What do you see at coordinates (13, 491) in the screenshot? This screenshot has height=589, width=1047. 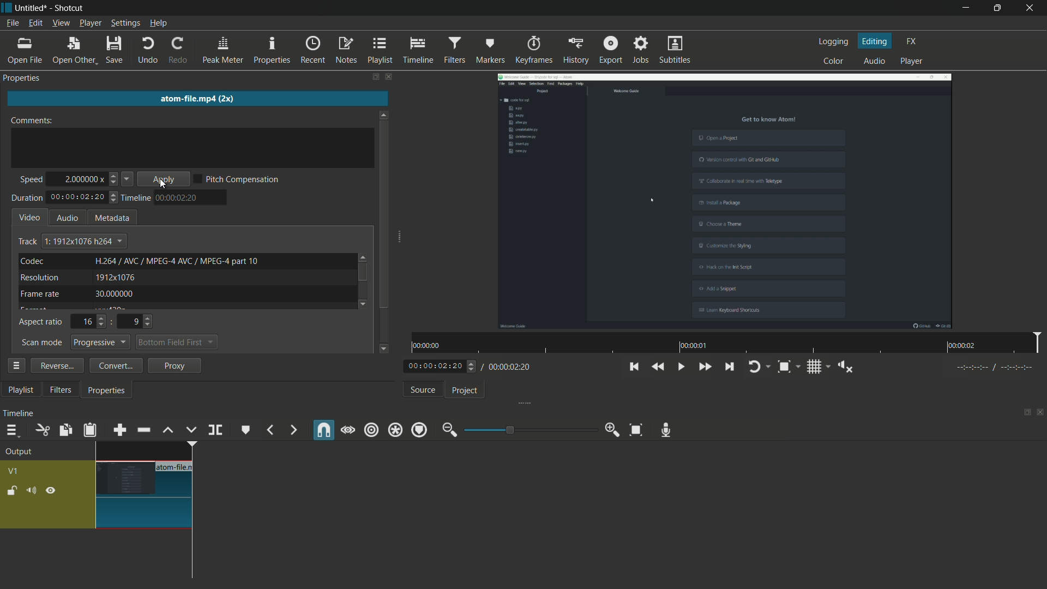 I see `lock` at bounding box center [13, 491].